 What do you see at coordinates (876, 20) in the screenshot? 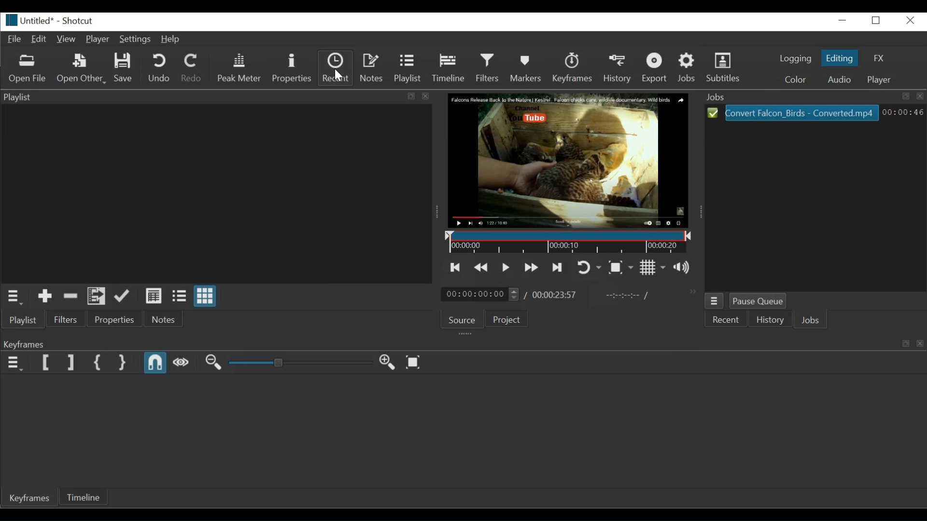
I see `Restore` at bounding box center [876, 20].